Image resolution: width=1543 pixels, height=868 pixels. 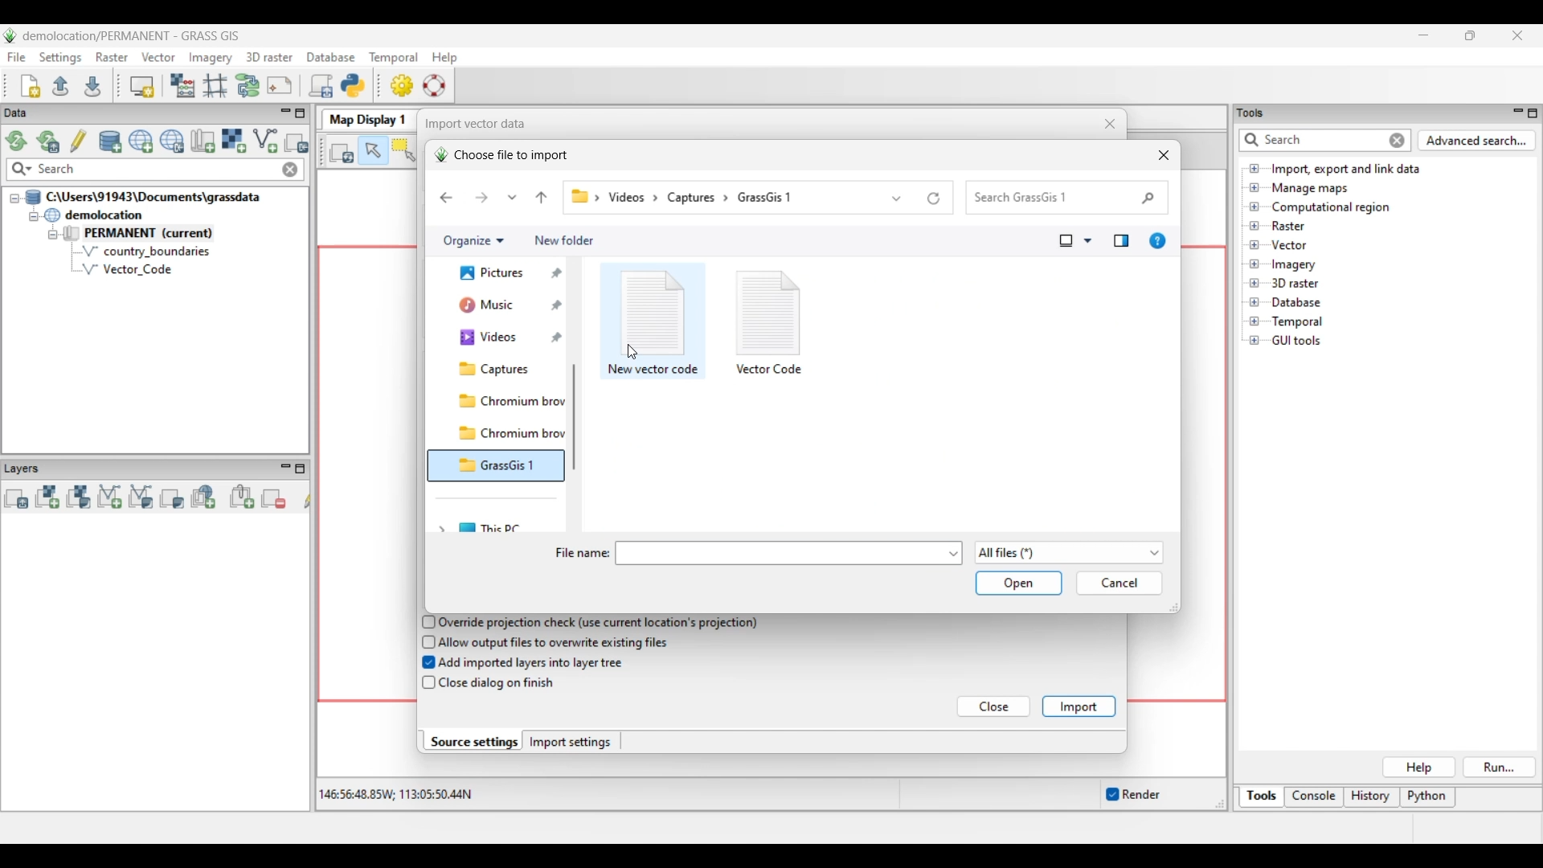 What do you see at coordinates (60, 85) in the screenshot?
I see `Open existing workspace file` at bounding box center [60, 85].